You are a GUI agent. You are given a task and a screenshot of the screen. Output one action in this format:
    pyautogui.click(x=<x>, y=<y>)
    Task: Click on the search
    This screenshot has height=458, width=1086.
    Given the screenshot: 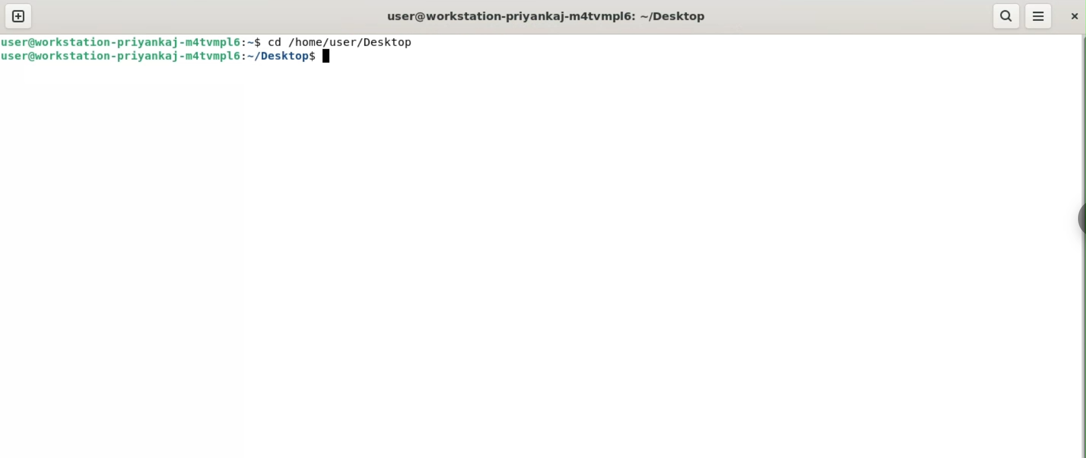 What is the action you would take?
    pyautogui.click(x=1005, y=16)
    